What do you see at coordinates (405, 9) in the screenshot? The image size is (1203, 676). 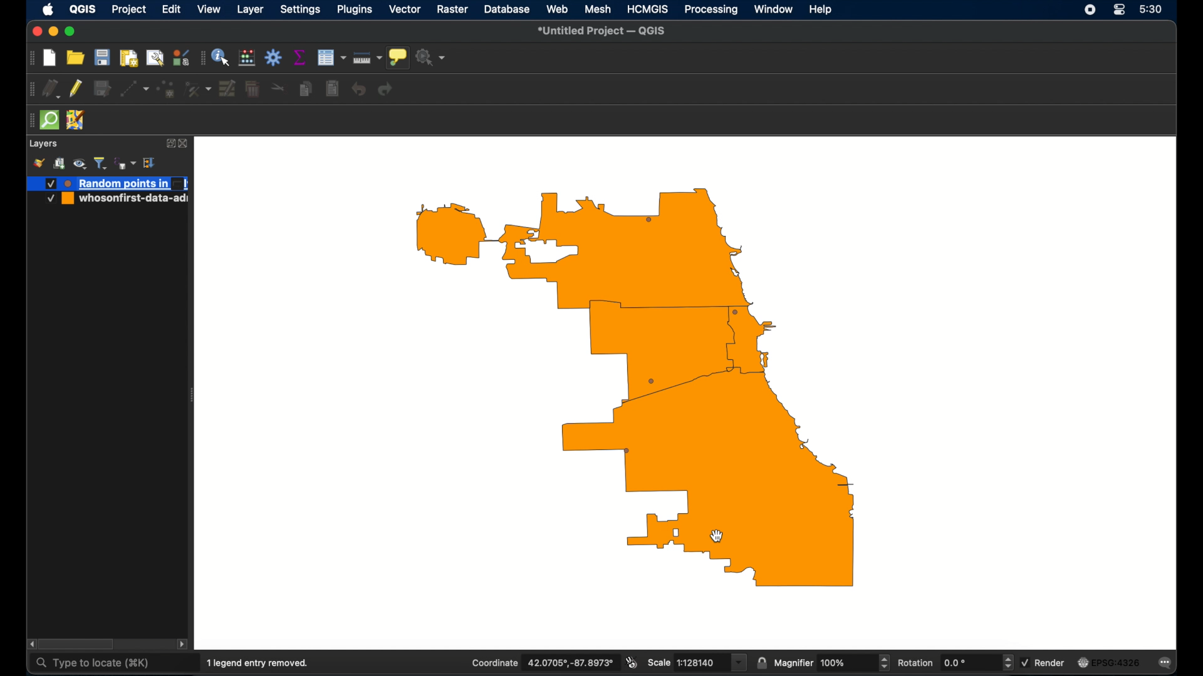 I see `vector` at bounding box center [405, 9].